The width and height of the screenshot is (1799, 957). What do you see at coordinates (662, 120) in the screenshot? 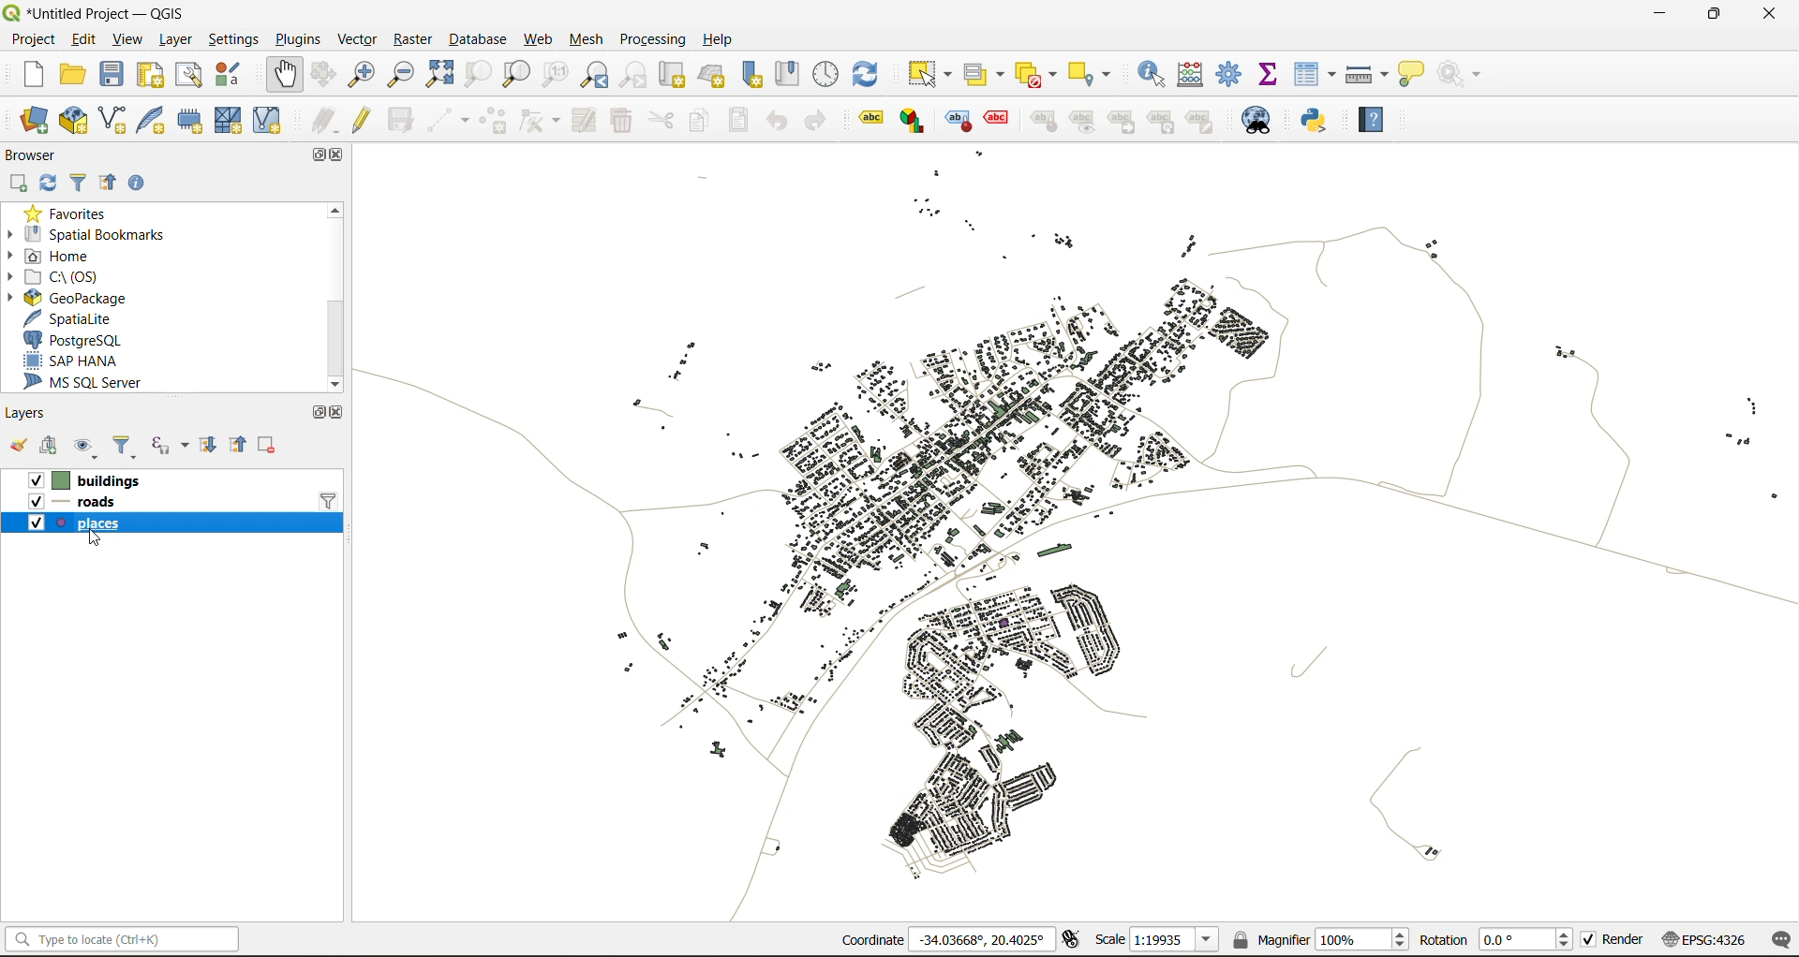
I see `cut` at bounding box center [662, 120].